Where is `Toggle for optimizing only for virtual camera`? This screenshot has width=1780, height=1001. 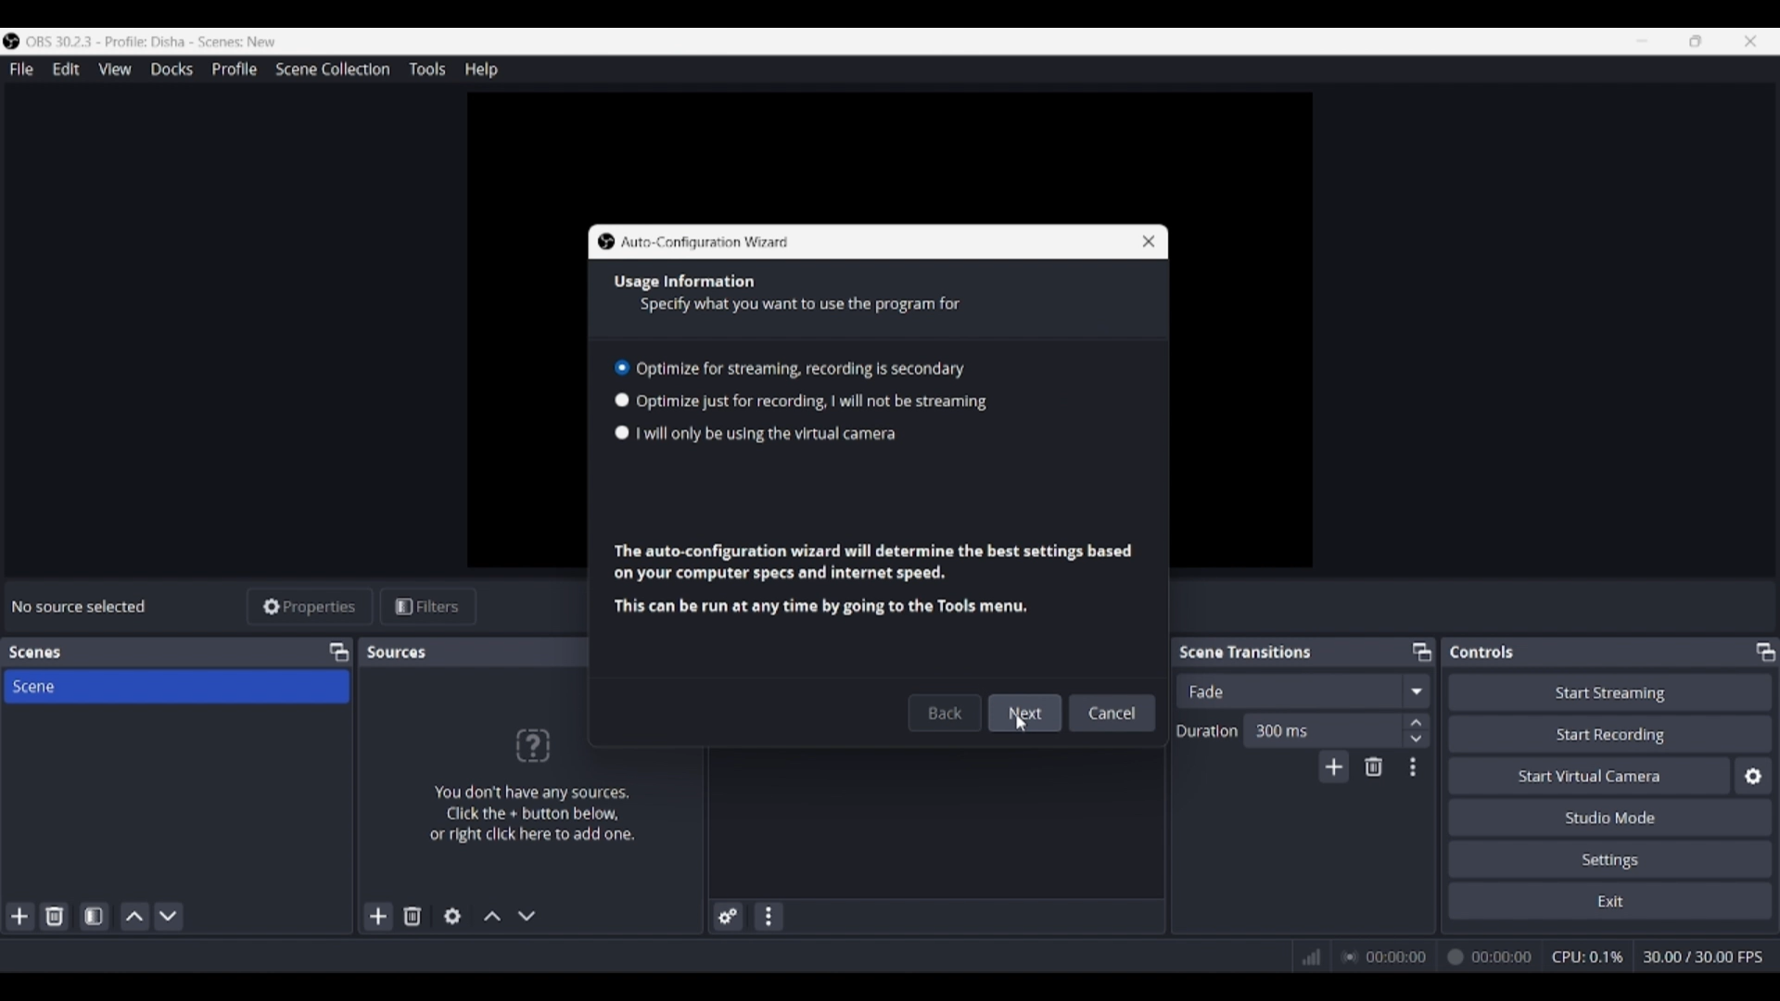
Toggle for optimizing only for virtual camera is located at coordinates (758, 434).